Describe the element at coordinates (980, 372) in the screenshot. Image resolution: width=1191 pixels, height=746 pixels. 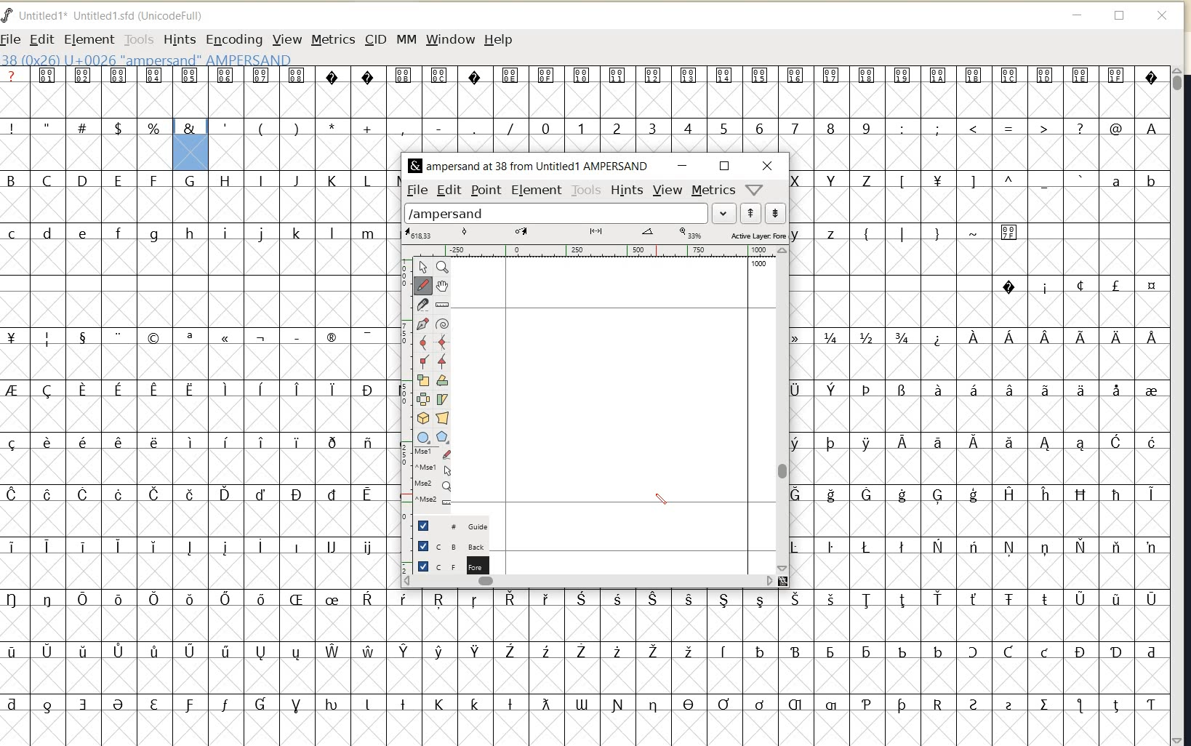
I see `glyph characters & numbers` at that location.